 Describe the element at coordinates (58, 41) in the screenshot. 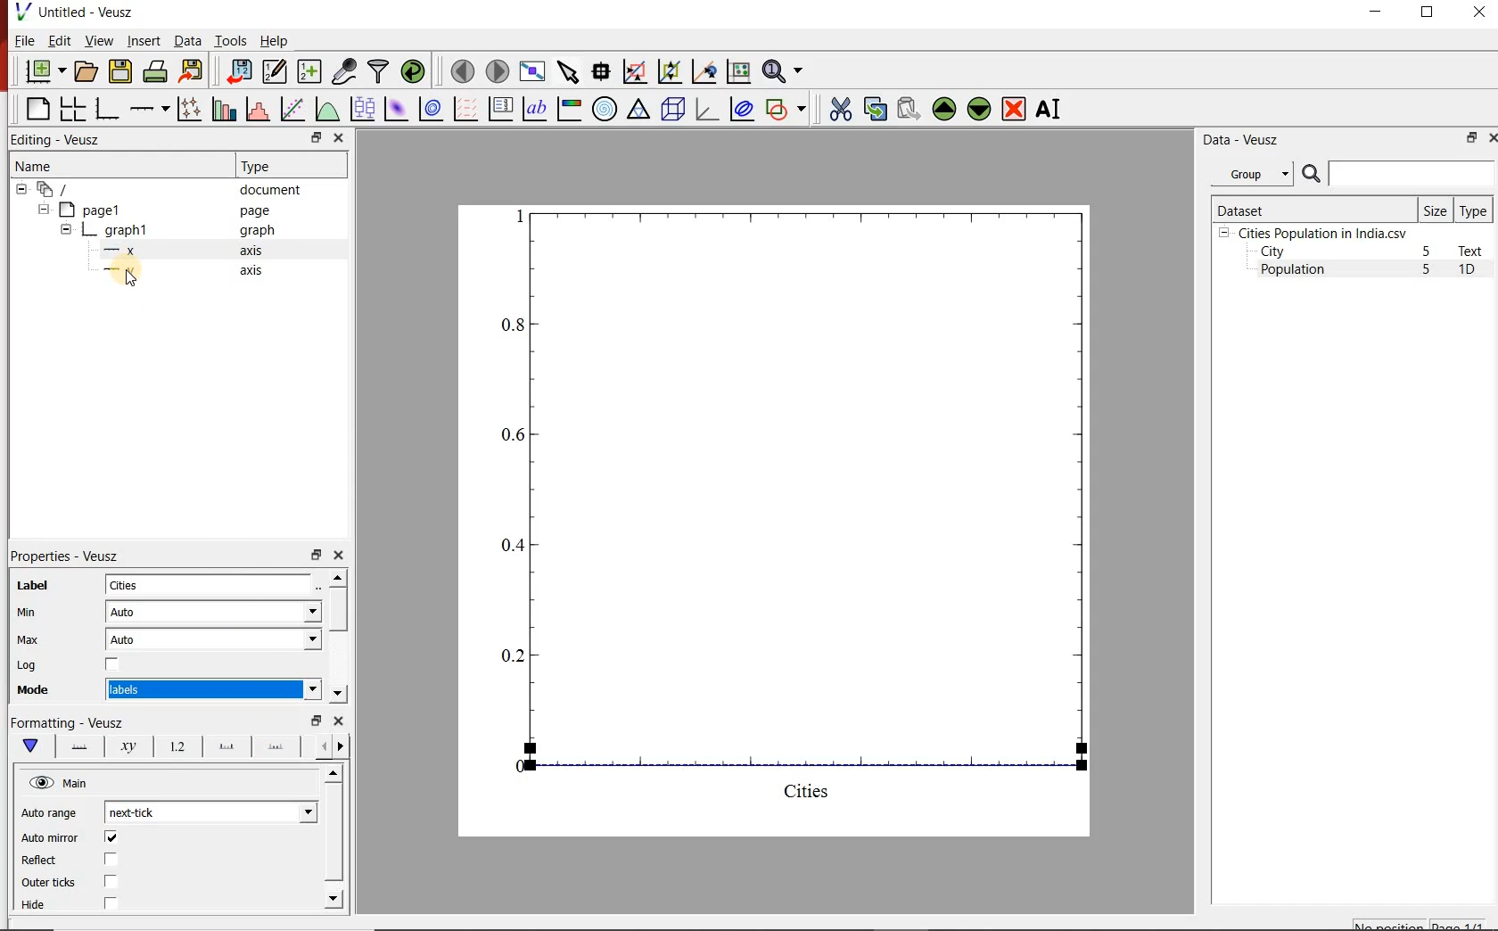

I see `Edit` at that location.